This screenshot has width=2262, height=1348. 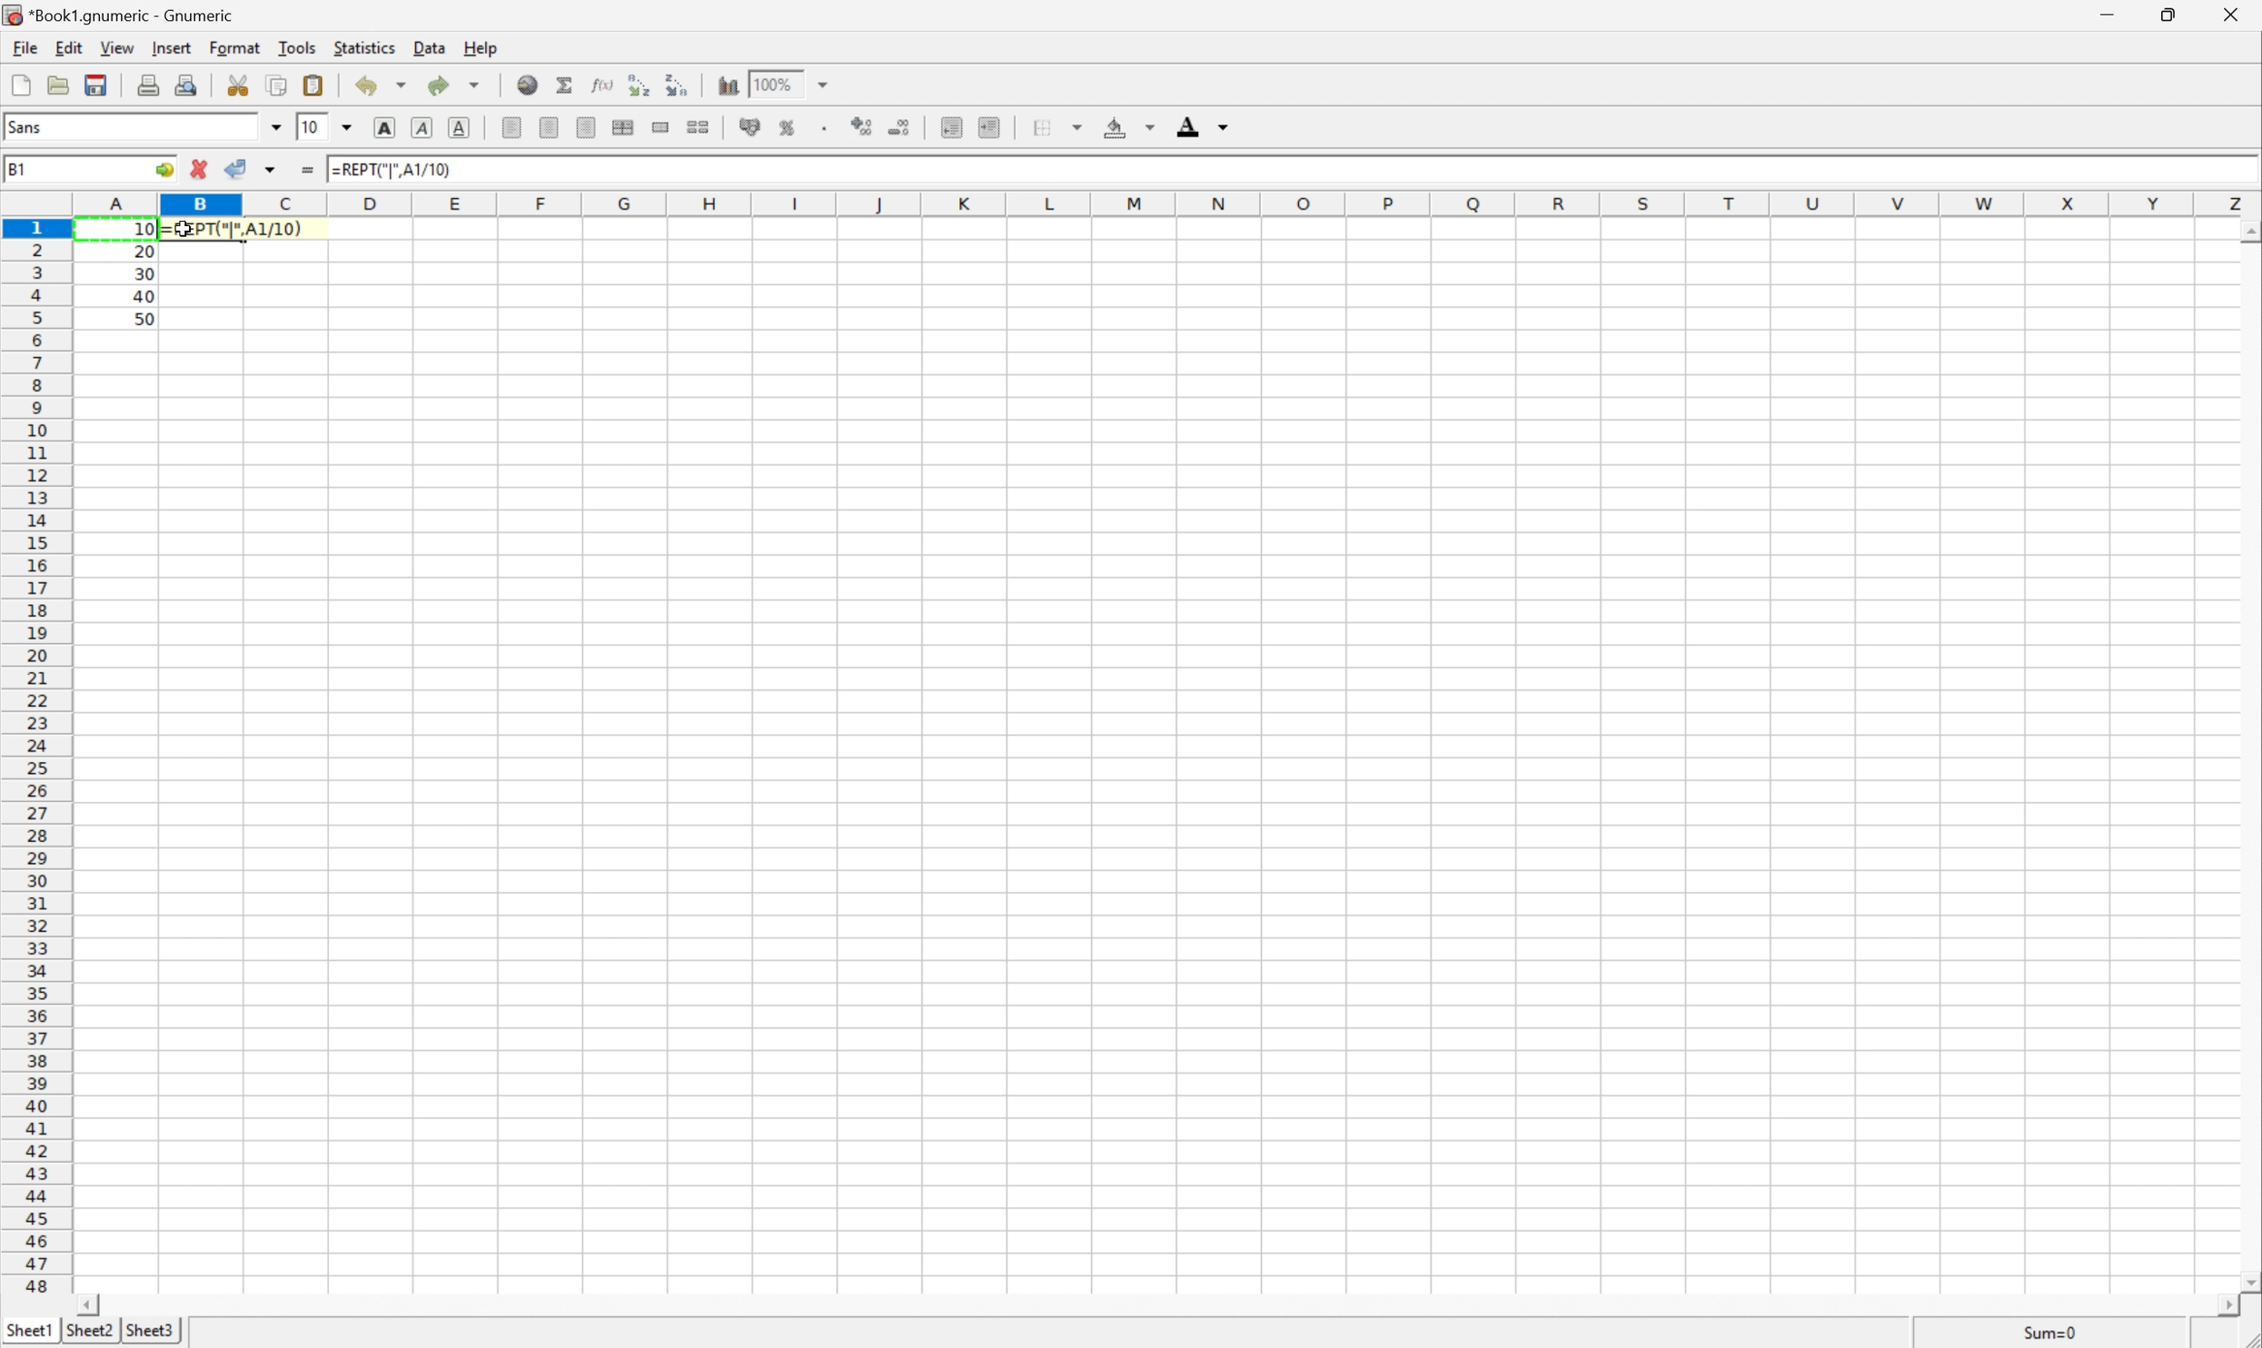 I want to click on View, so click(x=116, y=46).